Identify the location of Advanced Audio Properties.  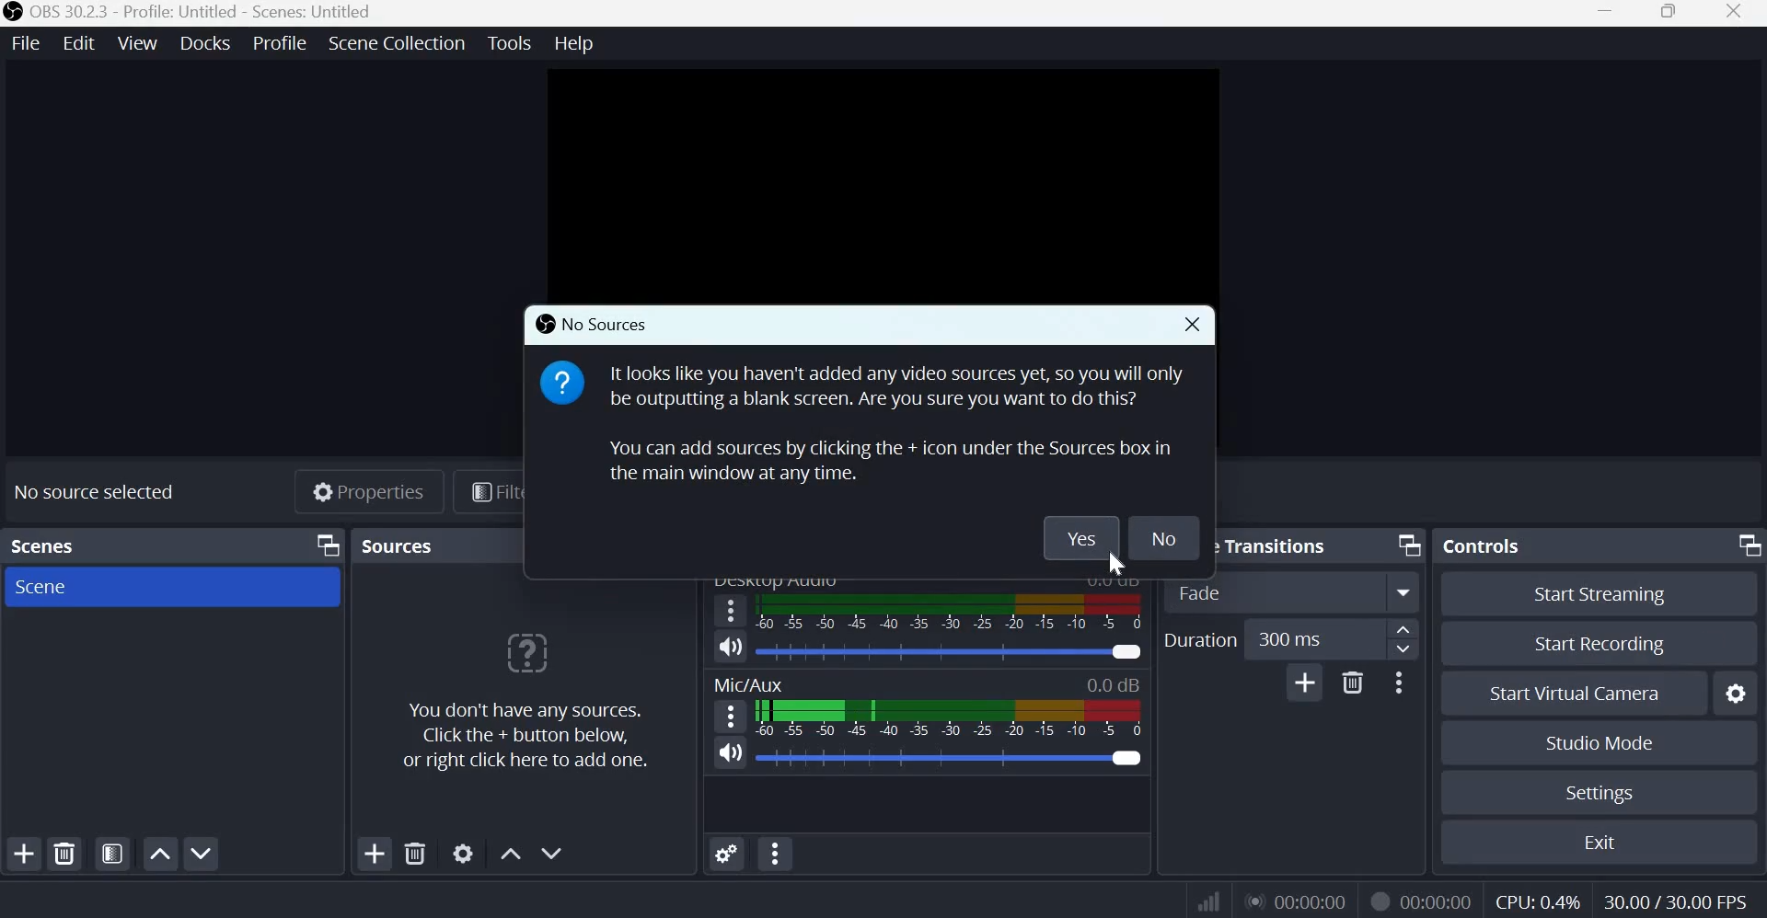
(727, 853).